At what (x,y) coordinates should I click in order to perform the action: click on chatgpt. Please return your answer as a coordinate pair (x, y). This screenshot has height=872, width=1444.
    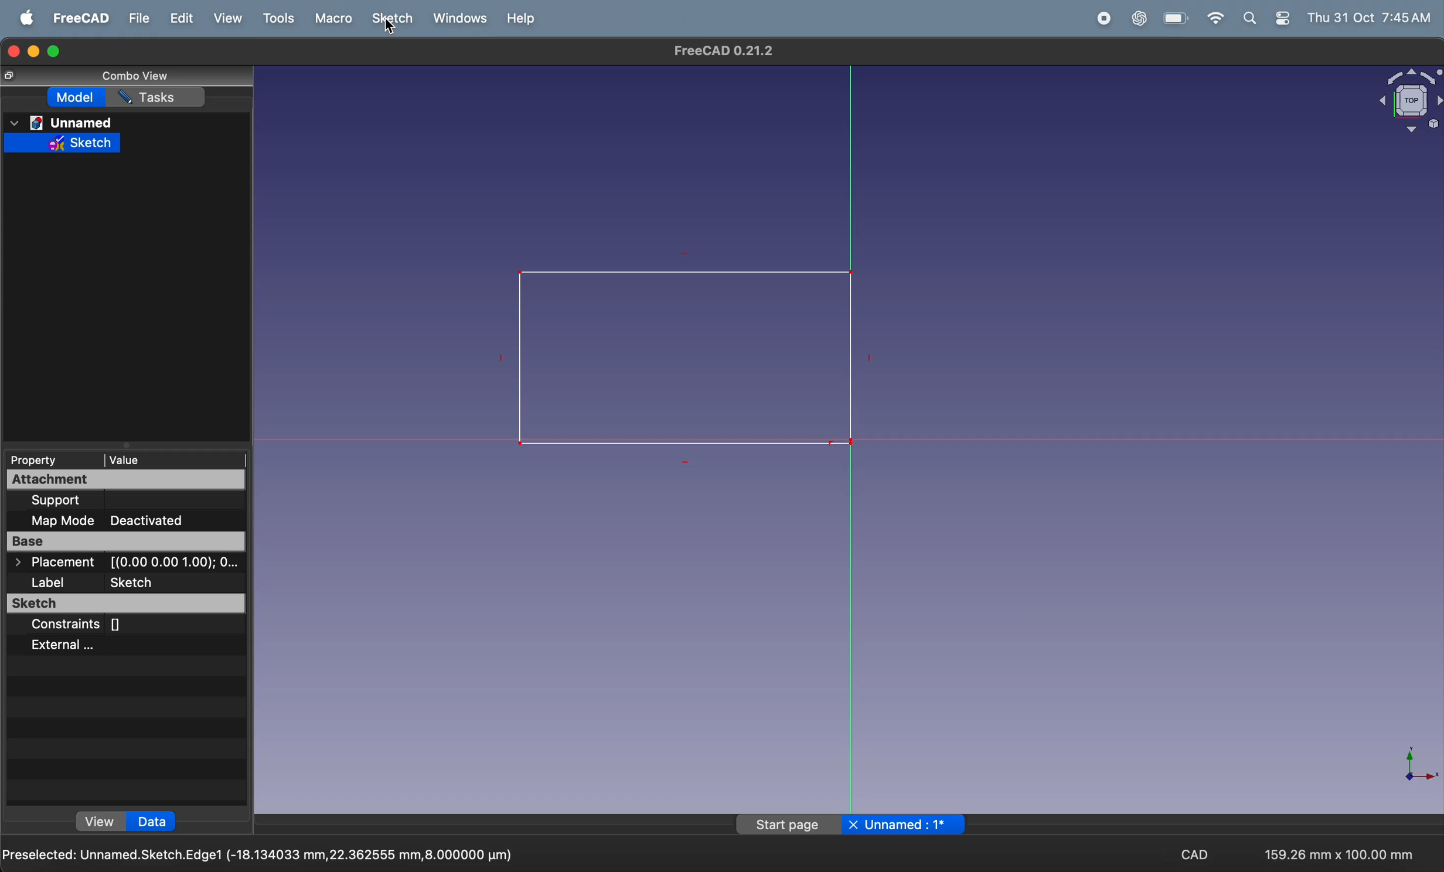
    Looking at the image, I should click on (1139, 19).